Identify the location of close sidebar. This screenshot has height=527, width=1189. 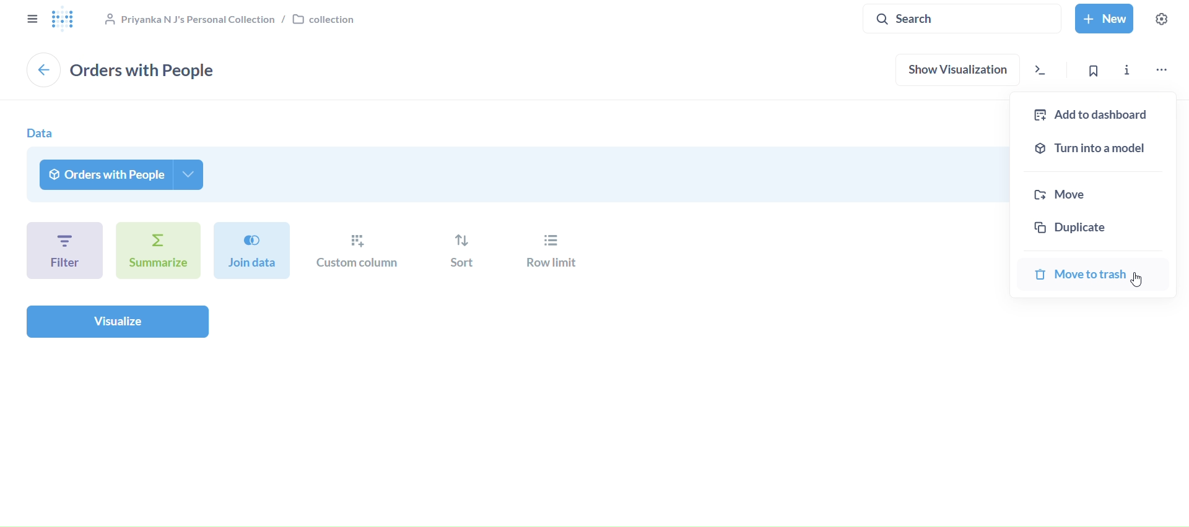
(32, 19).